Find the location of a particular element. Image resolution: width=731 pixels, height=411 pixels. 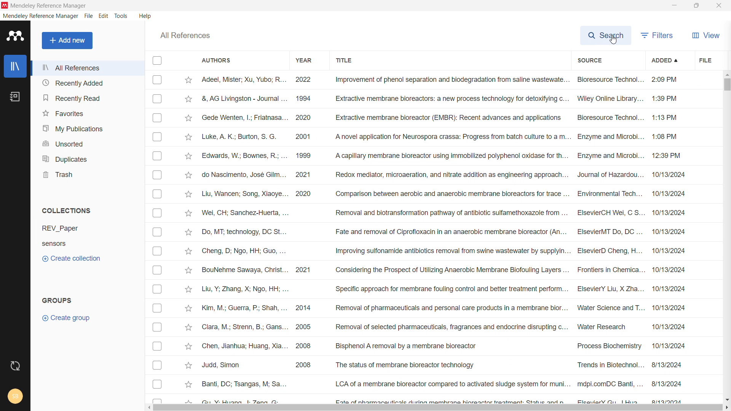

Liu, Y; Zhang, X; Ngo, HH; ... Specific approach for membrane fouling control and better treatment perform...  ElsevierY Liu, X Zha... 10/13/2024 is located at coordinates (444, 288).